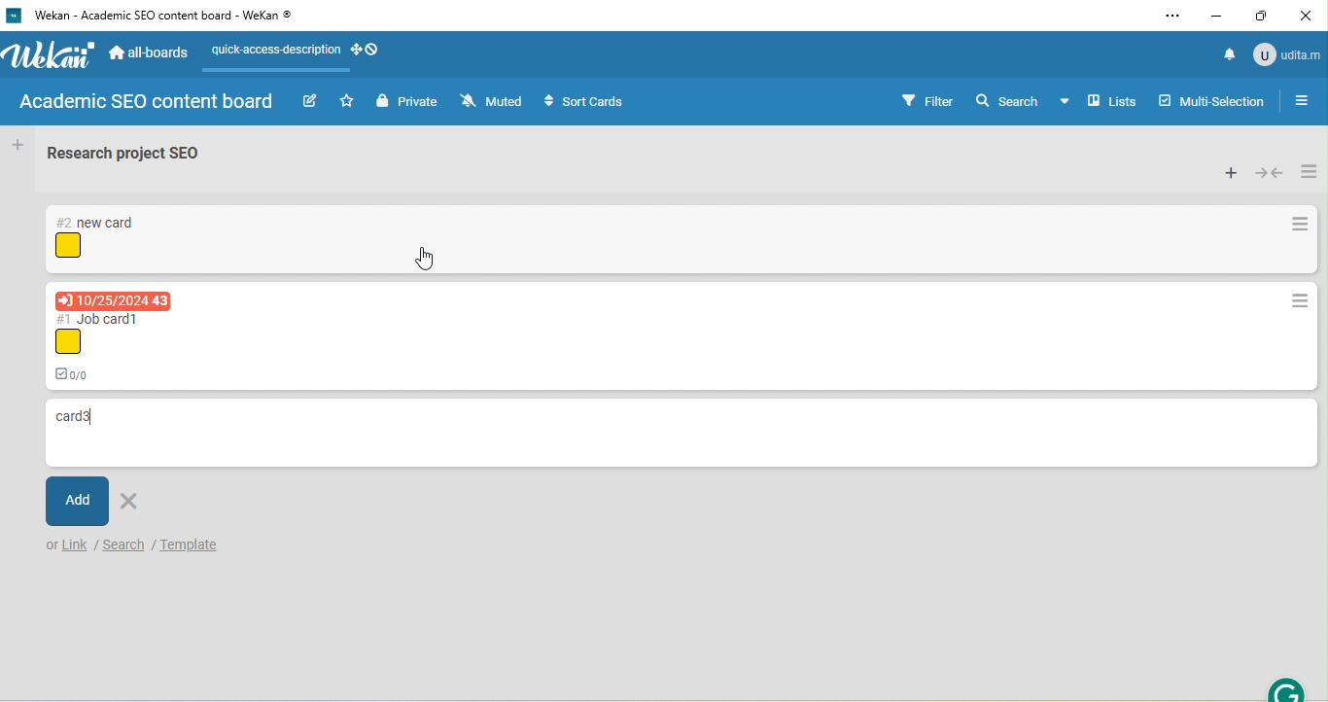 Image resolution: width=1328 pixels, height=702 pixels. I want to click on multi selection, so click(1214, 99).